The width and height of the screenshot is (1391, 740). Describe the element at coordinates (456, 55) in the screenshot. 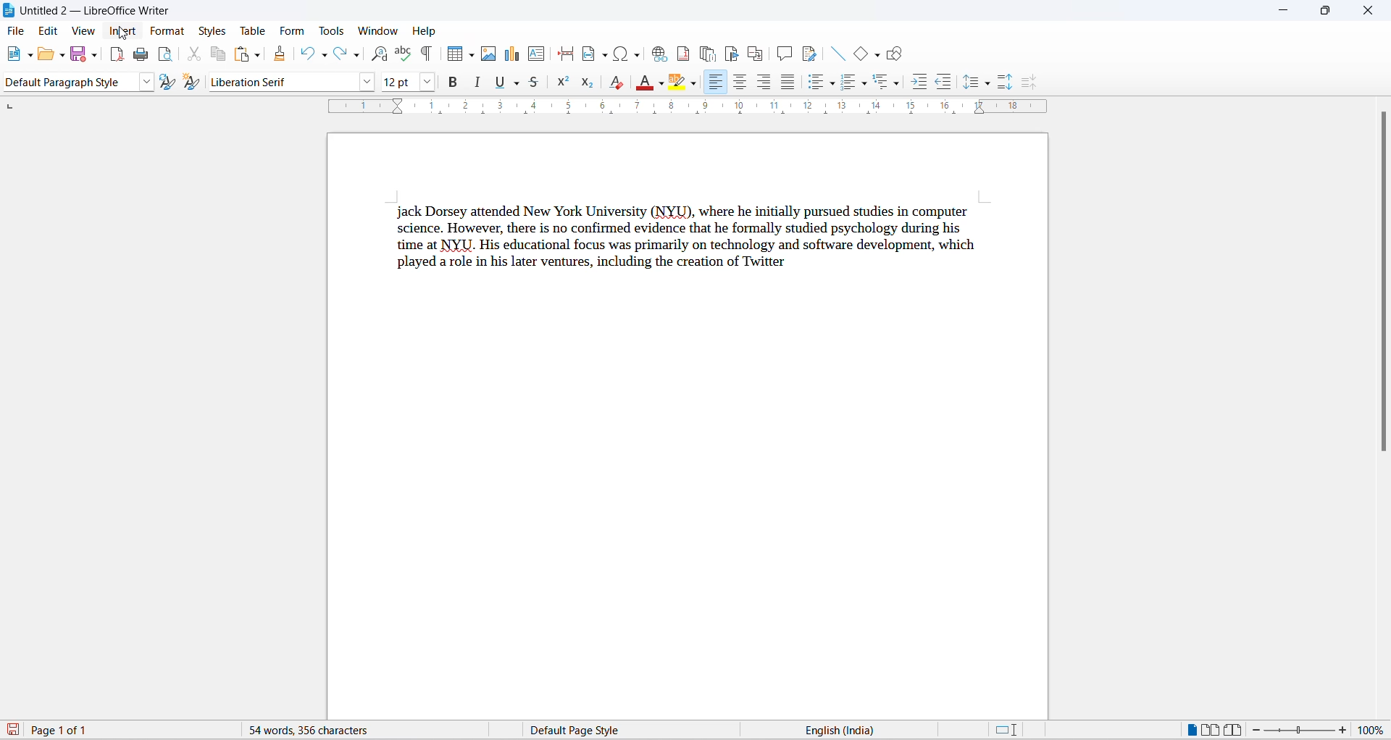

I see `insert table` at that location.